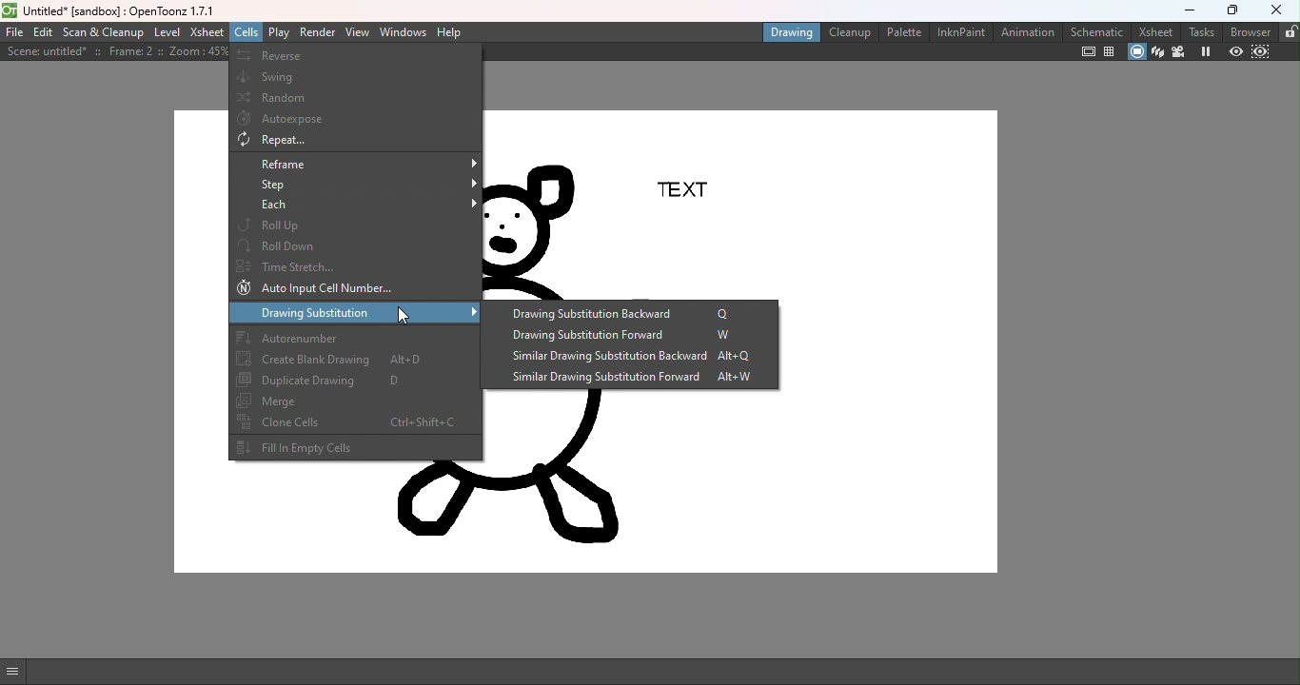 This screenshot has width=1300, height=685. What do you see at coordinates (1228, 10) in the screenshot?
I see `maximize` at bounding box center [1228, 10].